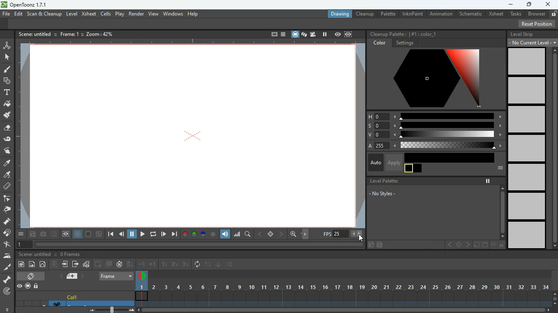  What do you see at coordinates (282, 234) in the screenshot?
I see `right` at bounding box center [282, 234].